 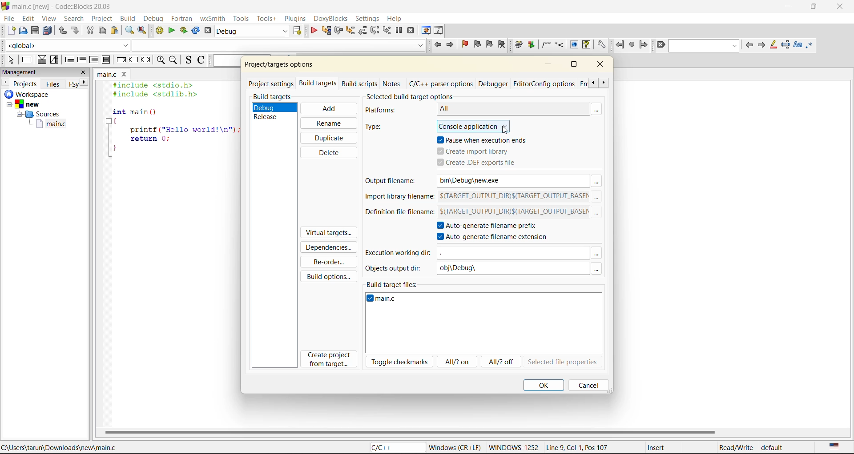 I want to click on C/C++, so click(x=394, y=447).